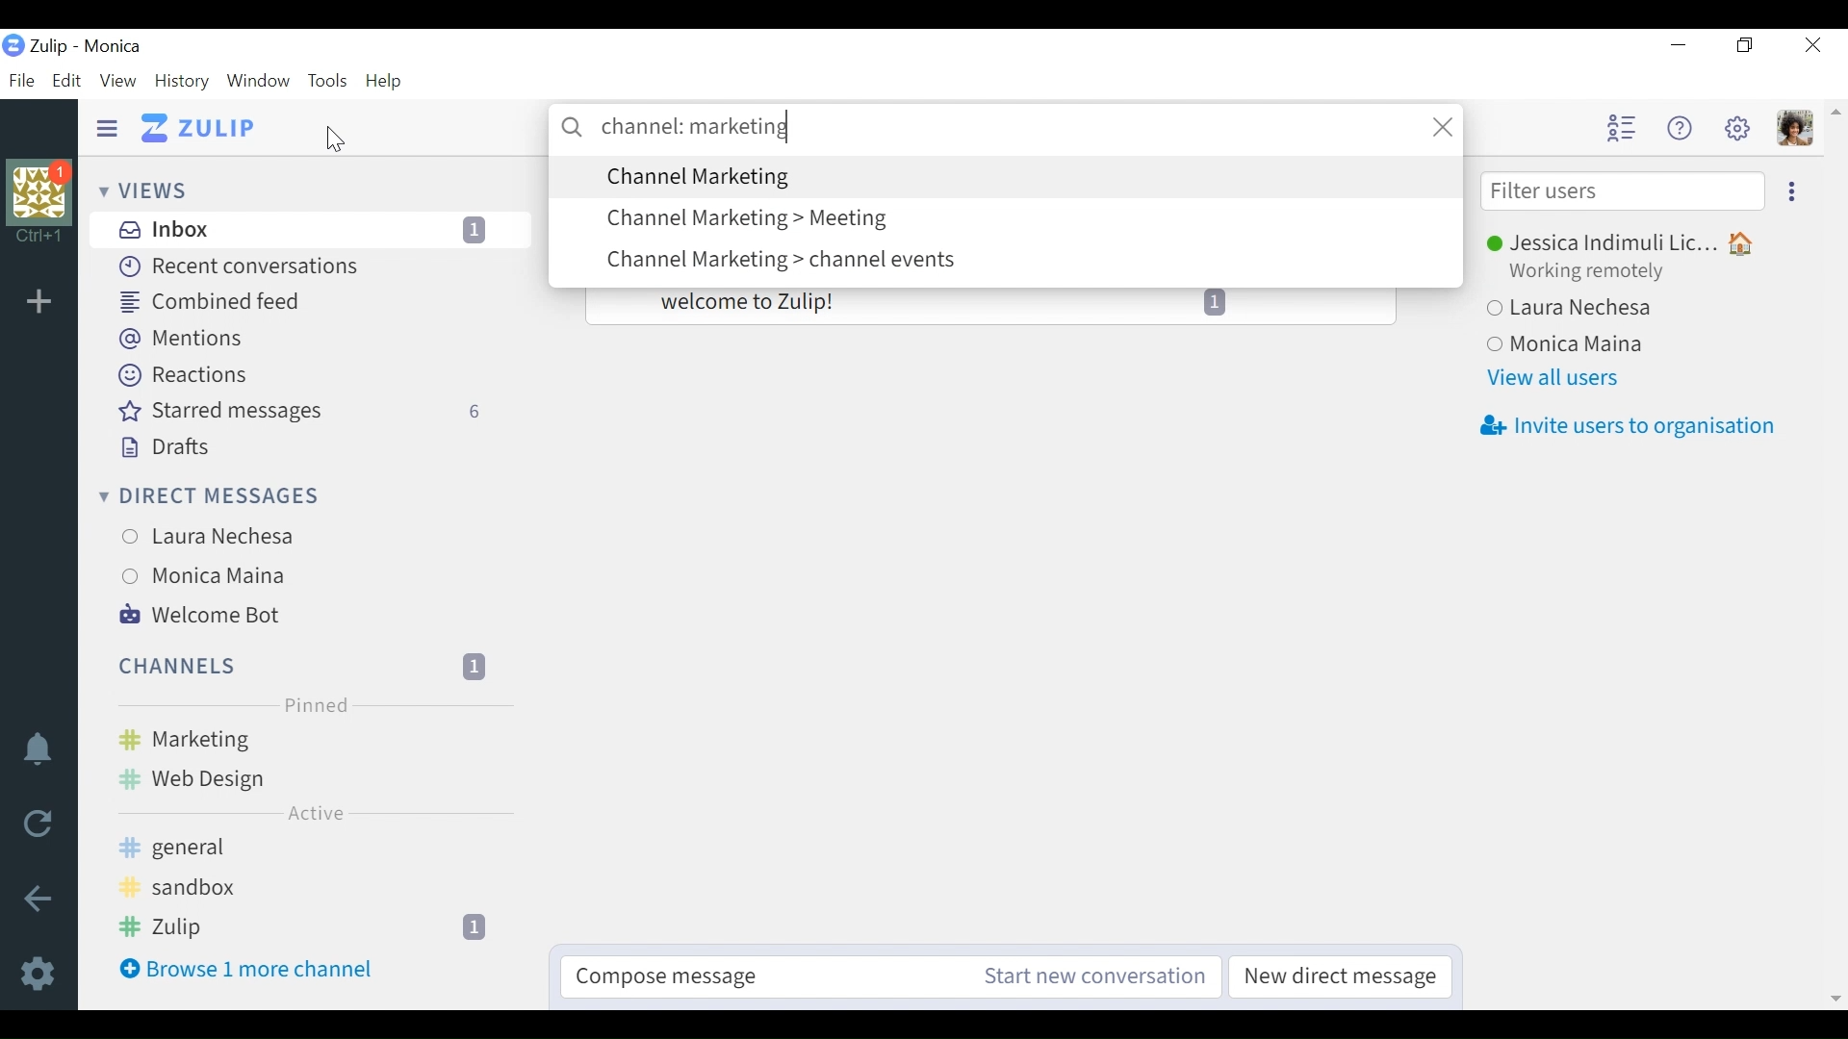 Image resolution: width=1848 pixels, height=1039 pixels. I want to click on Views dropdown, so click(147, 191).